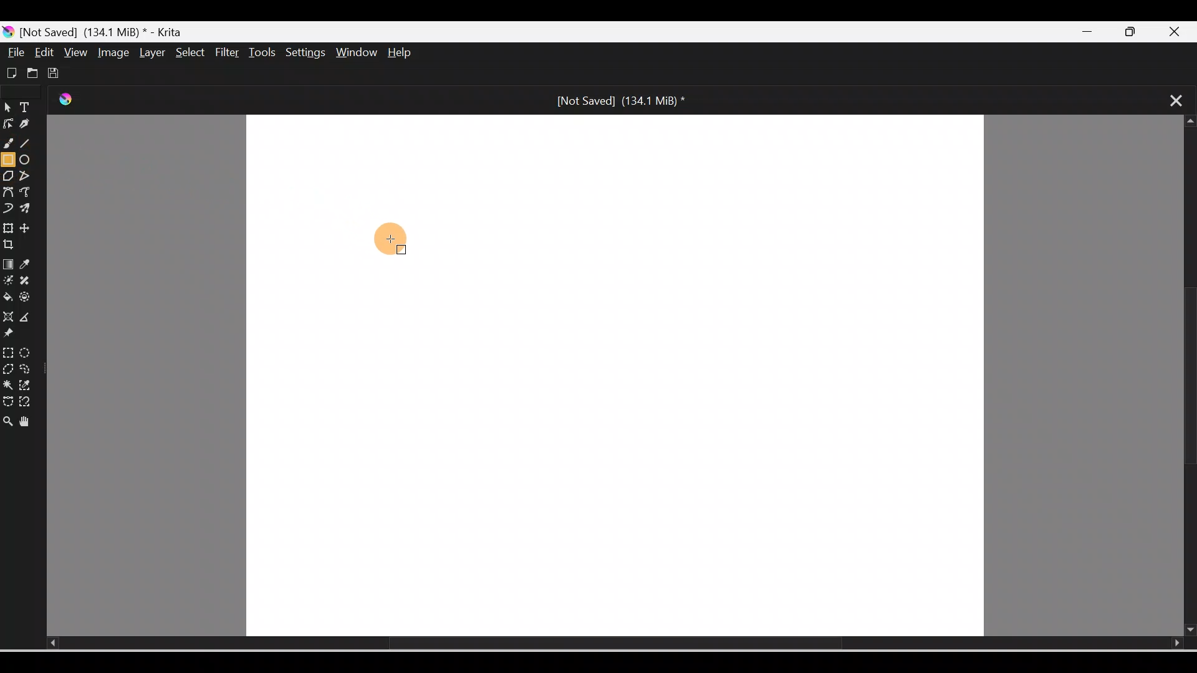 This screenshot has width=1197, height=673. Describe the element at coordinates (26, 125) in the screenshot. I see `Calligraphy` at that location.